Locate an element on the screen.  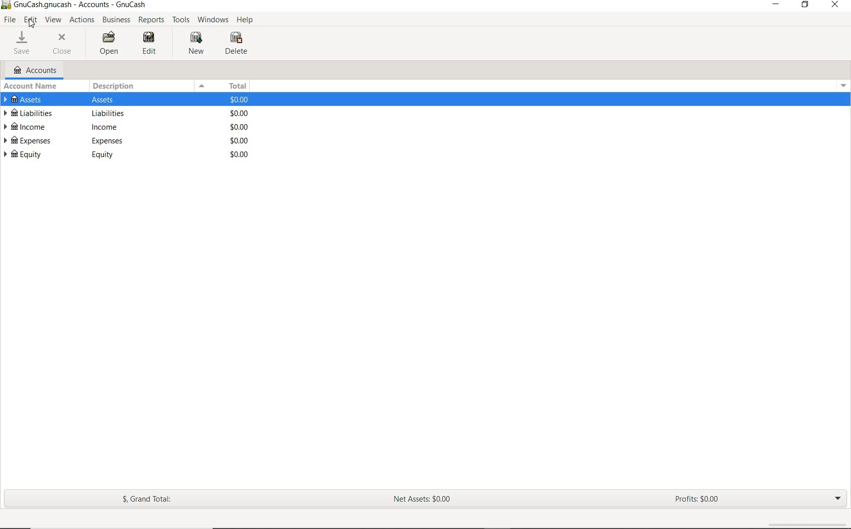
DELETE is located at coordinates (238, 45).